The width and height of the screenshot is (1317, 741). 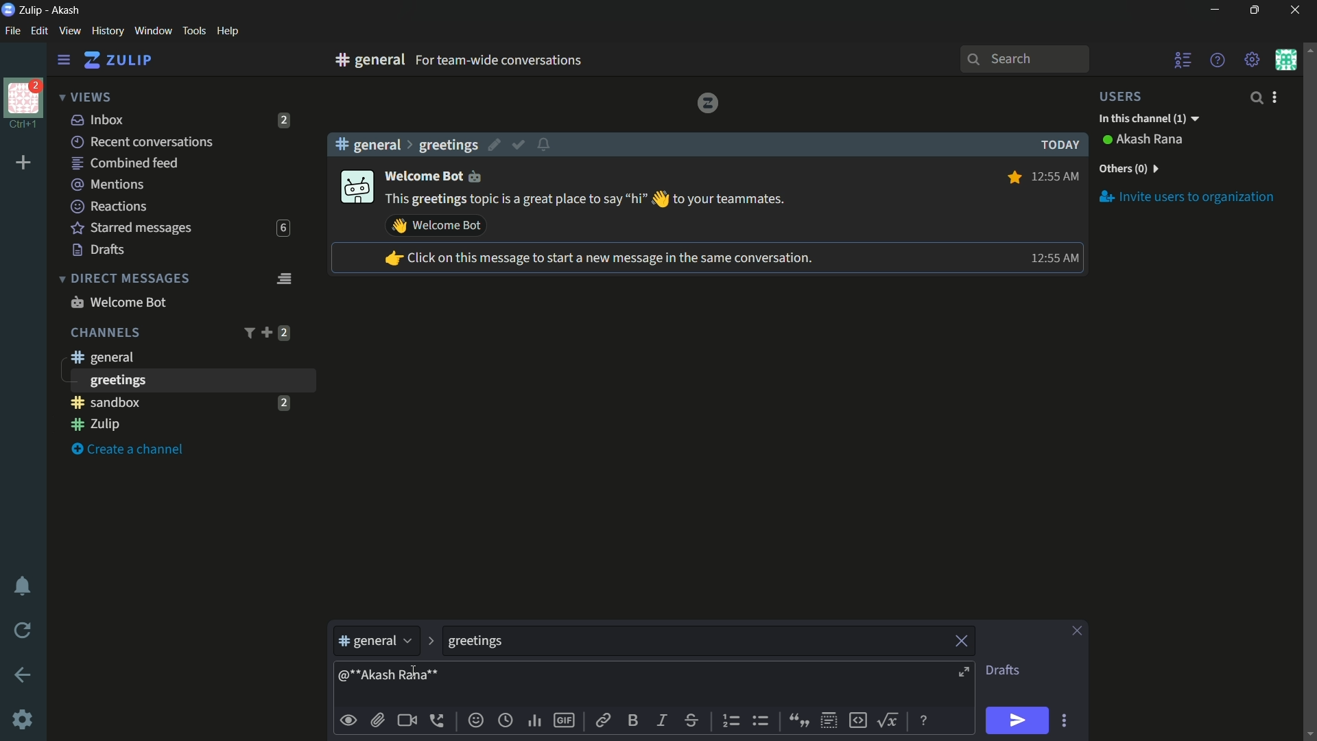 What do you see at coordinates (377, 720) in the screenshot?
I see `upload files` at bounding box center [377, 720].